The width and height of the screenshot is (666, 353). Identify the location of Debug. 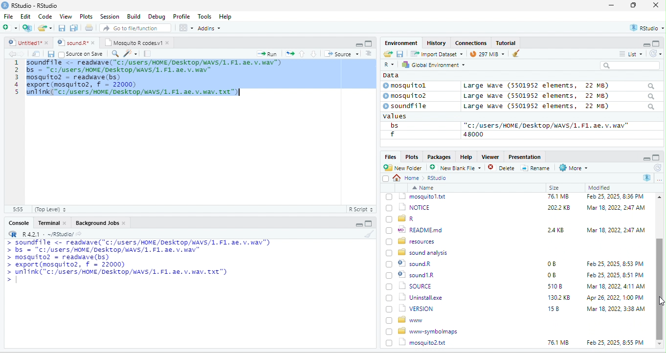
(156, 16).